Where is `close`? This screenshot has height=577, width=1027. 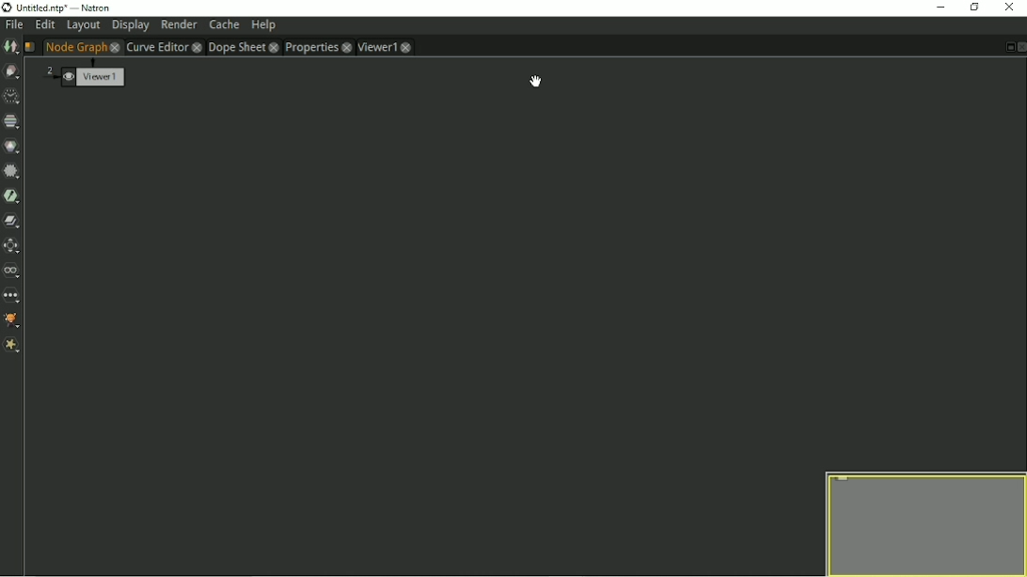
close is located at coordinates (410, 47).